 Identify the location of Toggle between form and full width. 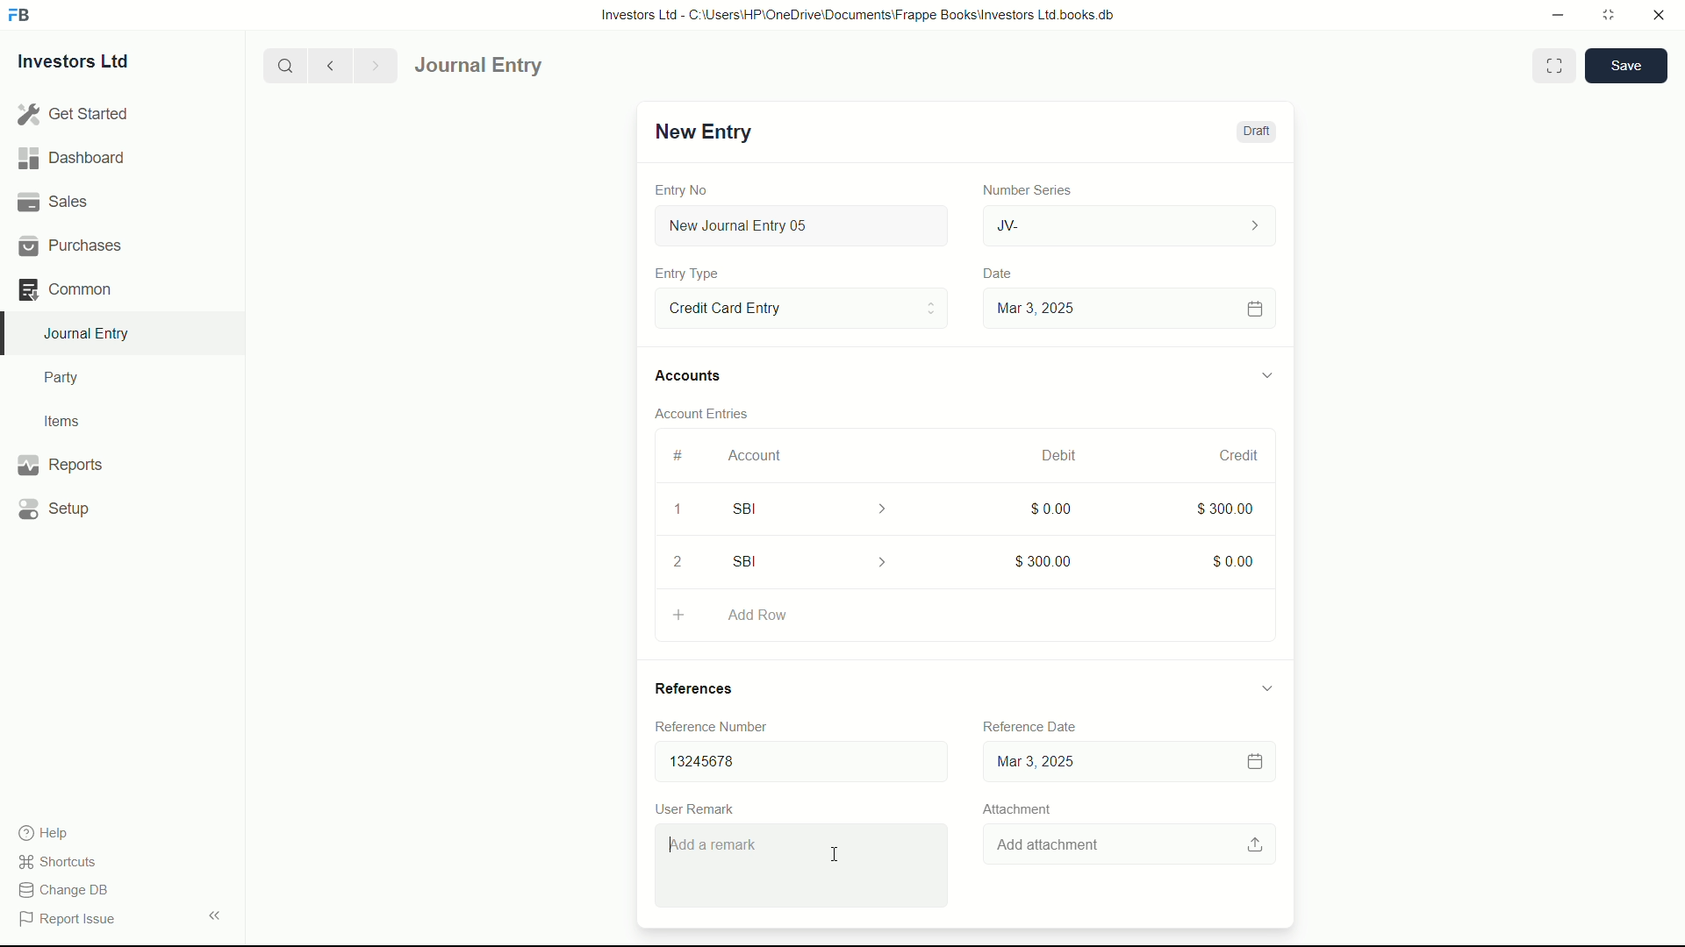
(1555, 66).